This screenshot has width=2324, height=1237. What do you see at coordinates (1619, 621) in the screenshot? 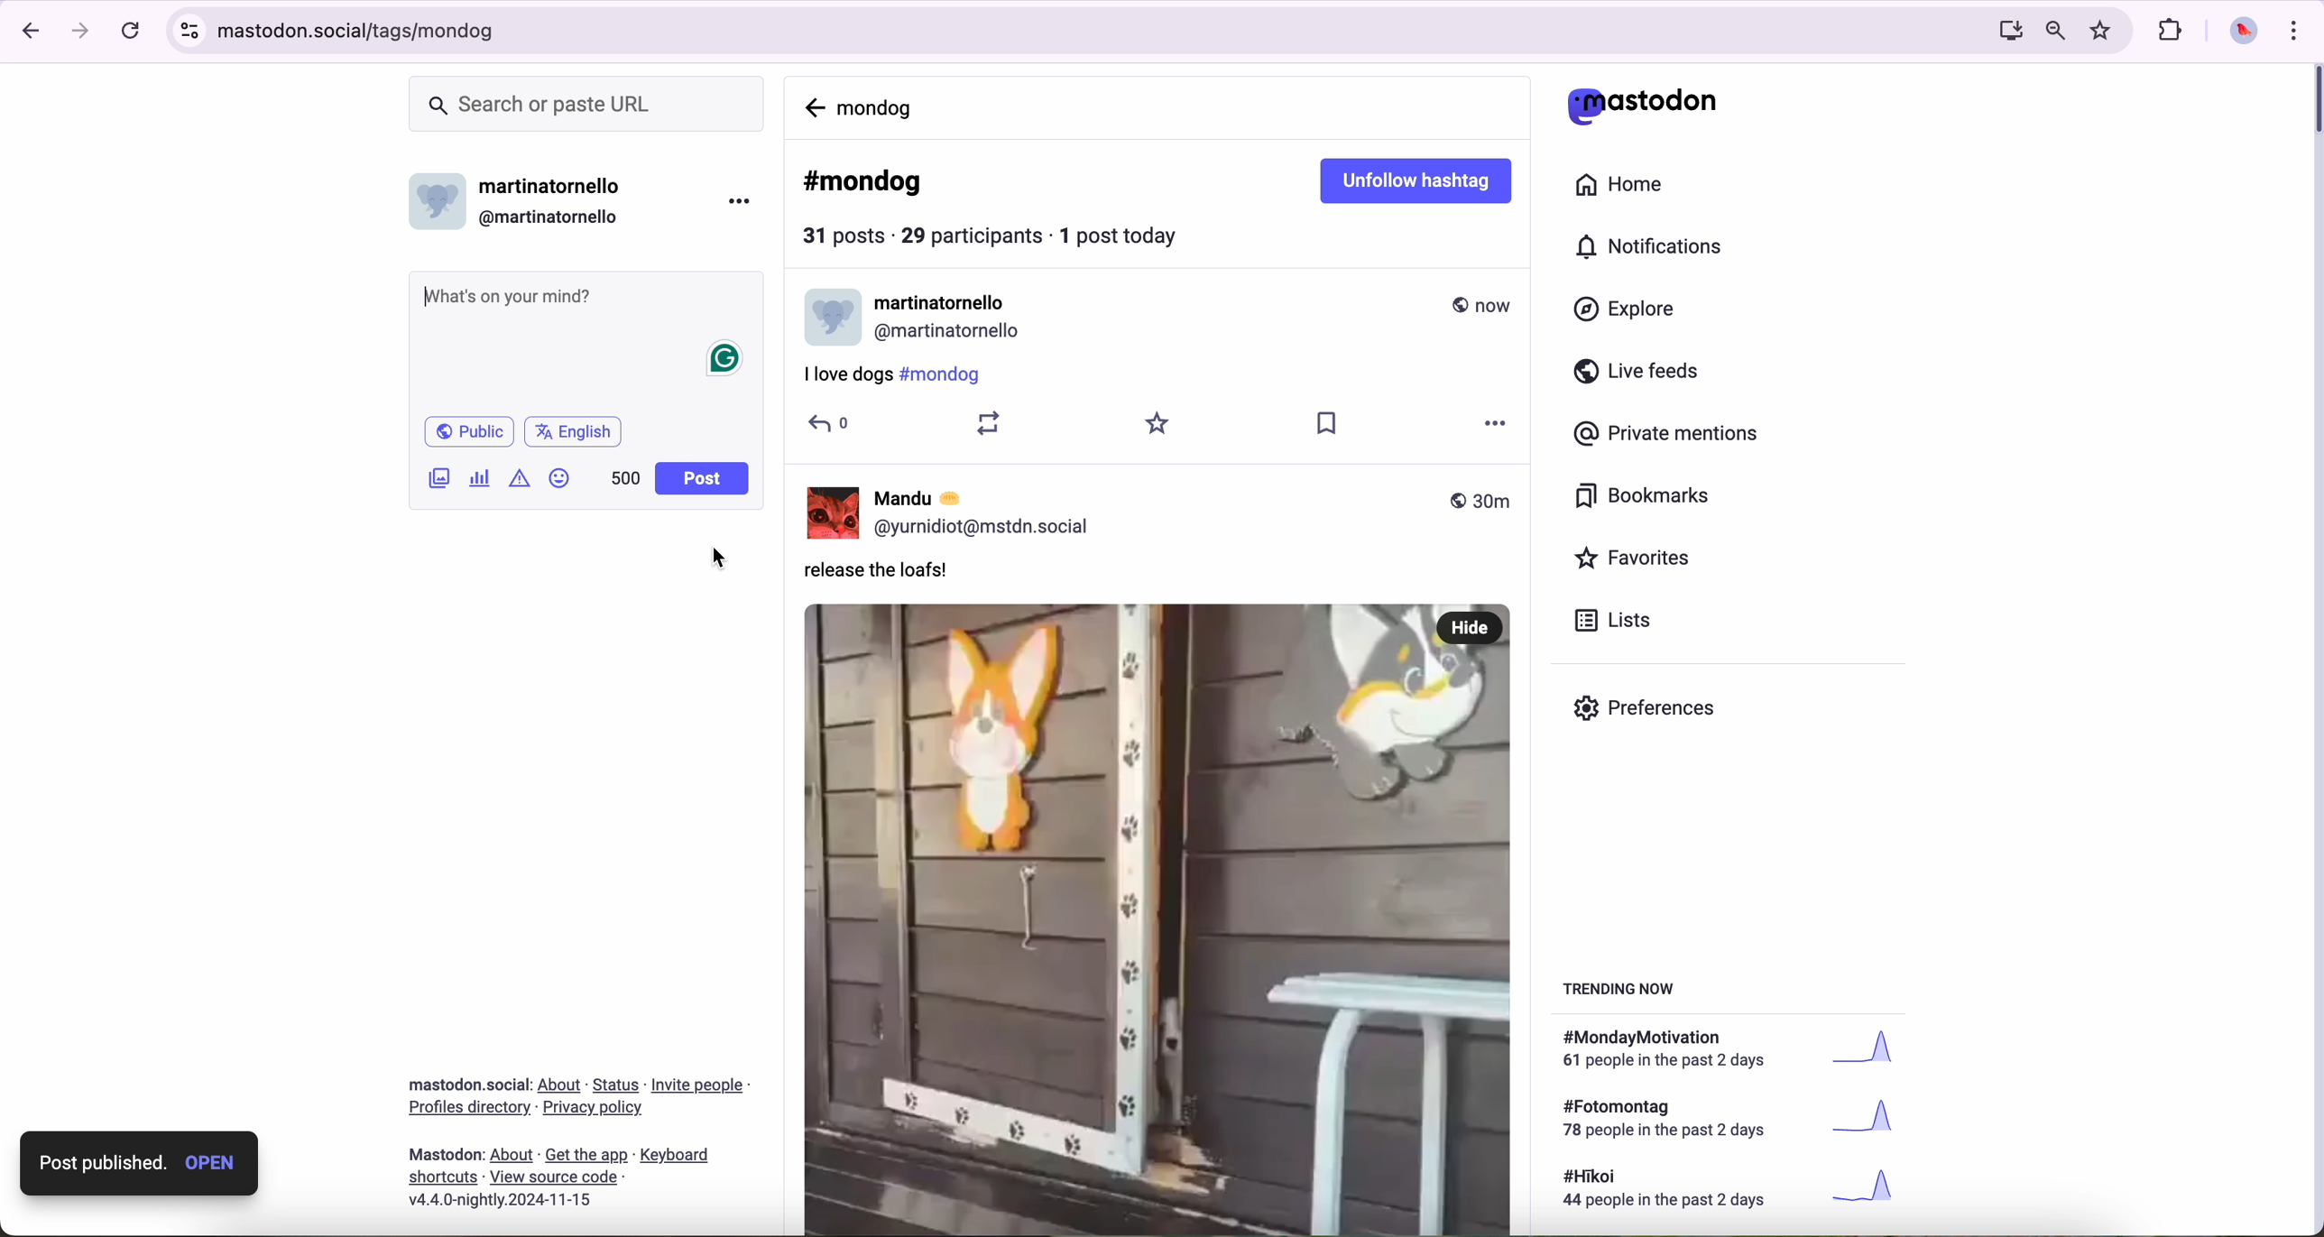
I see `lists` at bounding box center [1619, 621].